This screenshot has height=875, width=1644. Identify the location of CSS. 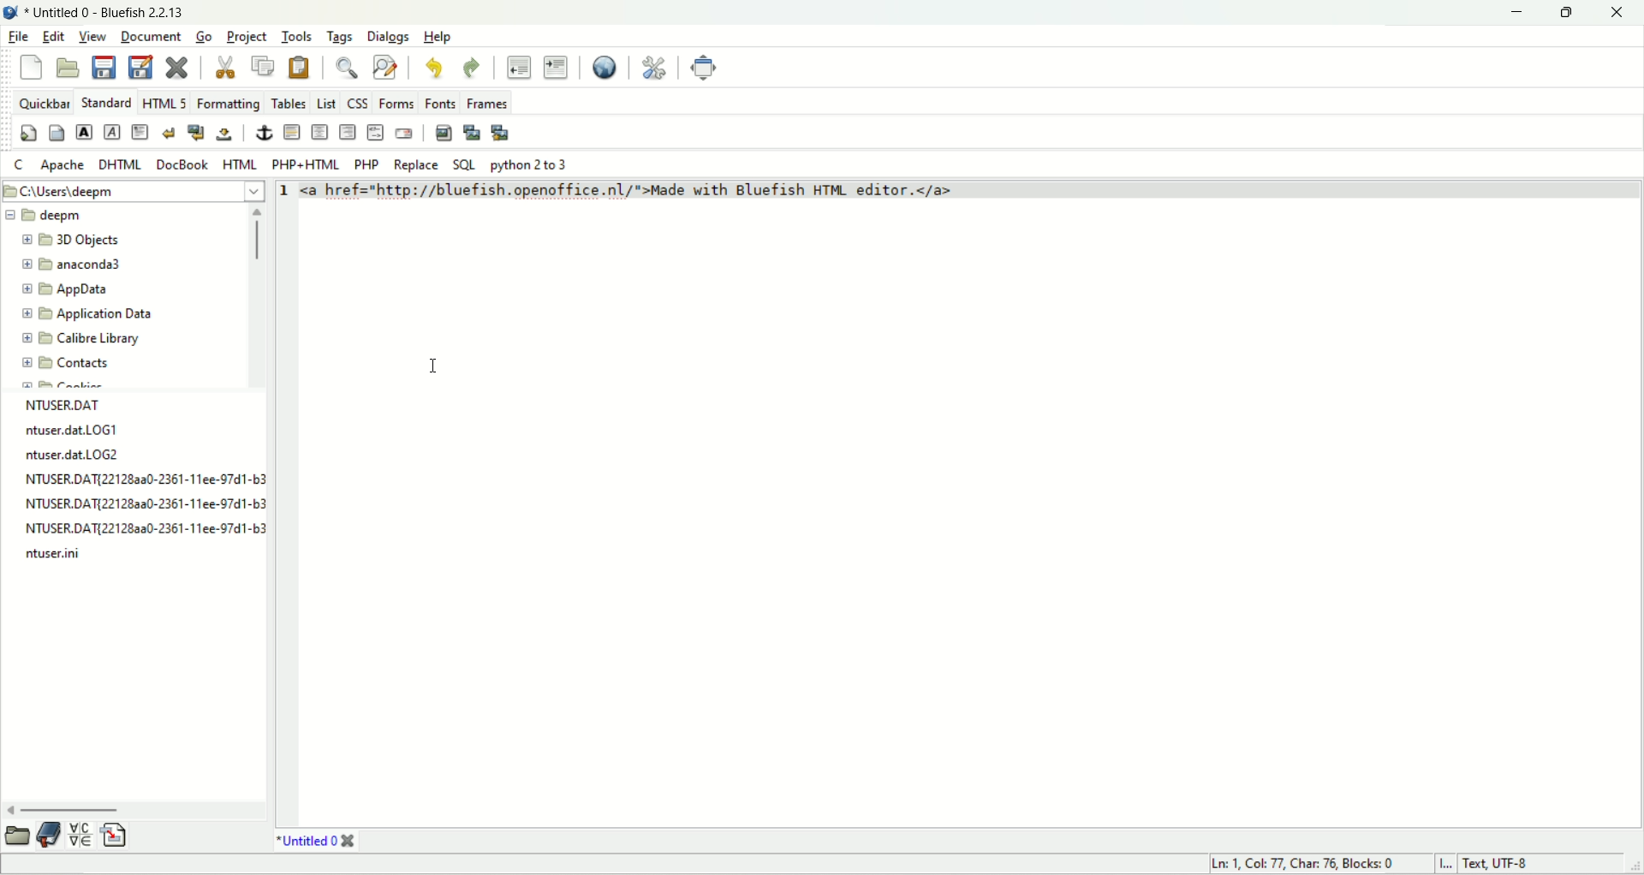
(357, 103).